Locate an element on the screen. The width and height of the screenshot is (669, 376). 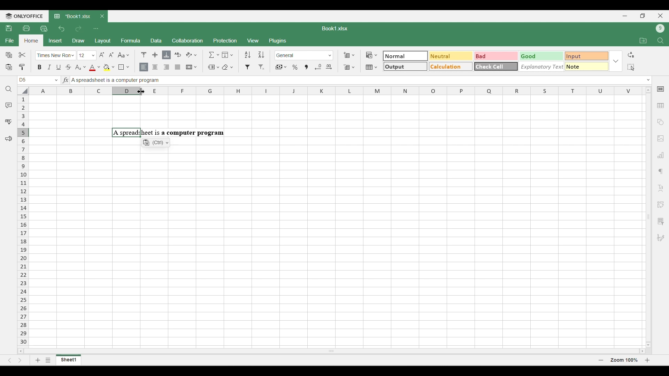
More settings is located at coordinates (660, 221).